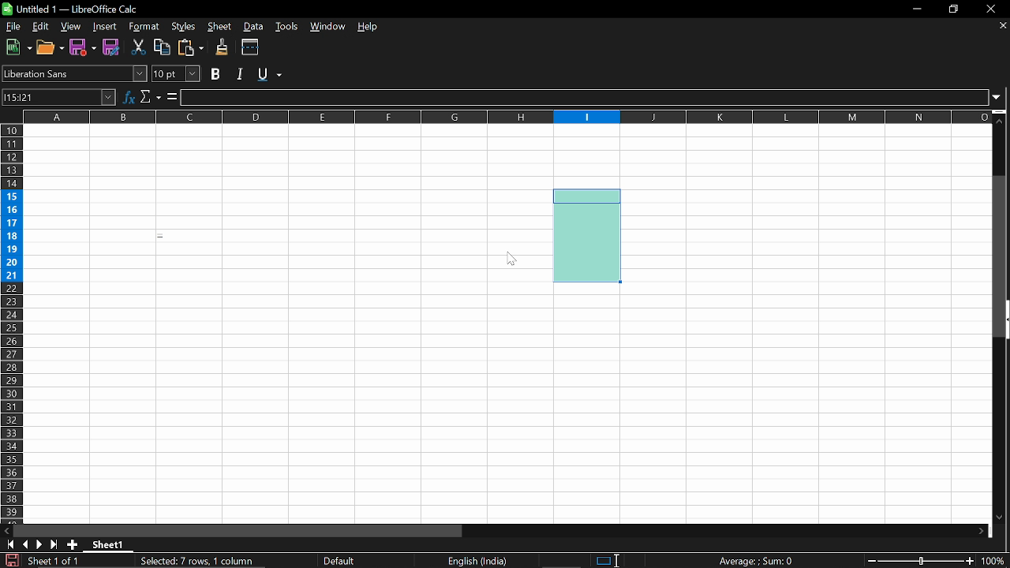 The height and width of the screenshot is (568, 1010). Describe the element at coordinates (6, 530) in the screenshot. I see `Move left` at that location.